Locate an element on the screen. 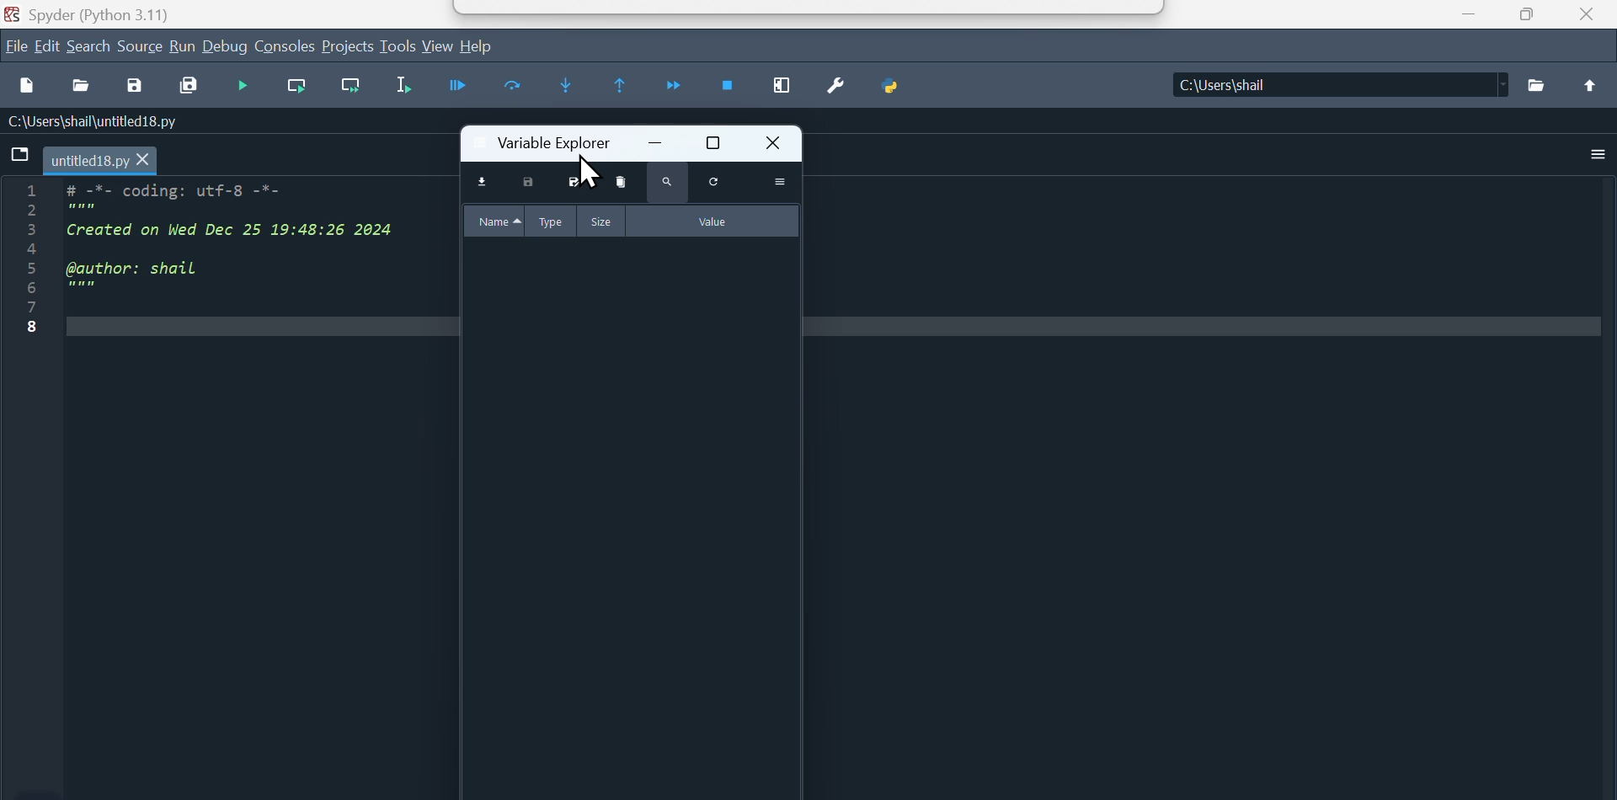 Image resolution: width=1617 pixels, height=800 pixels. View is located at coordinates (436, 46).